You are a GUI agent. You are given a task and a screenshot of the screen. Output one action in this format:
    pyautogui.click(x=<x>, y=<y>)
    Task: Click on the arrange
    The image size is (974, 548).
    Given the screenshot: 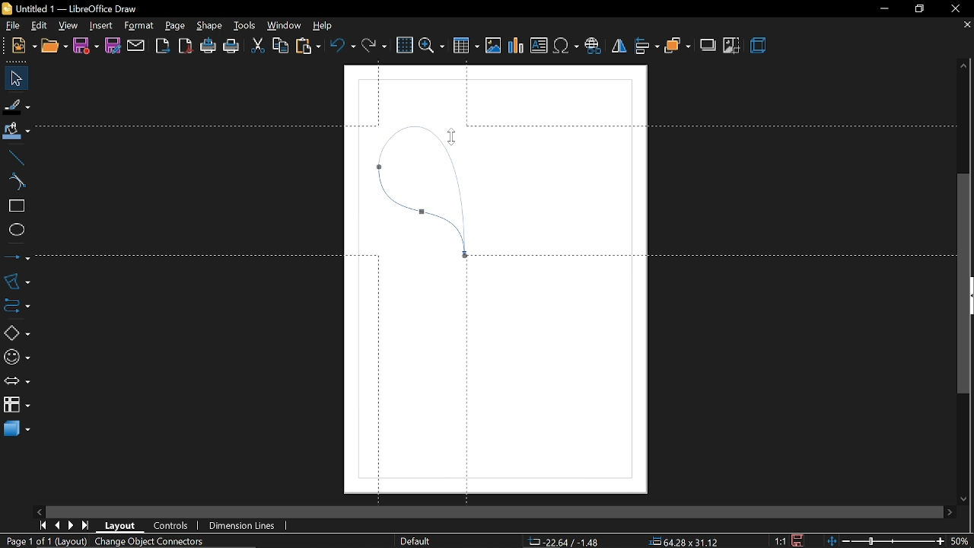 What is the action you would take?
    pyautogui.click(x=677, y=46)
    